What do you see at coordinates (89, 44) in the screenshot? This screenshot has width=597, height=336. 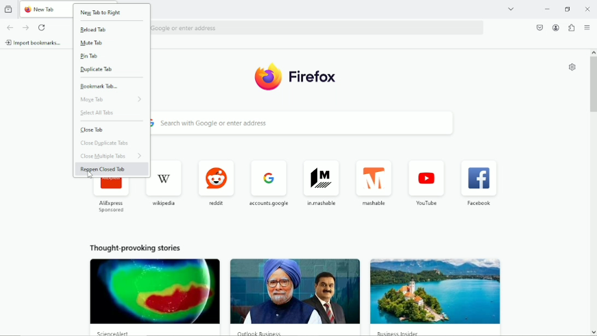 I see `mute tab` at bounding box center [89, 44].